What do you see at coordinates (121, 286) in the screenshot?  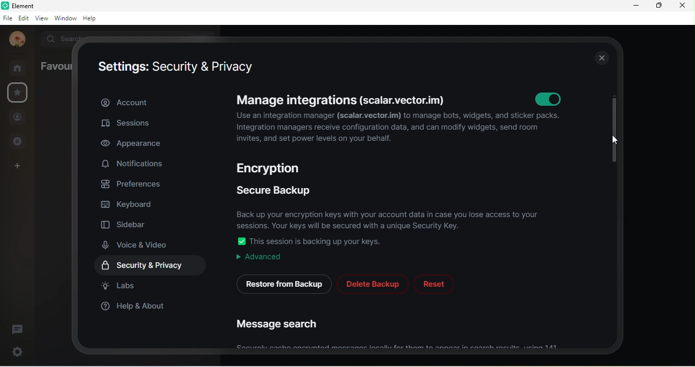 I see `labs` at bounding box center [121, 286].